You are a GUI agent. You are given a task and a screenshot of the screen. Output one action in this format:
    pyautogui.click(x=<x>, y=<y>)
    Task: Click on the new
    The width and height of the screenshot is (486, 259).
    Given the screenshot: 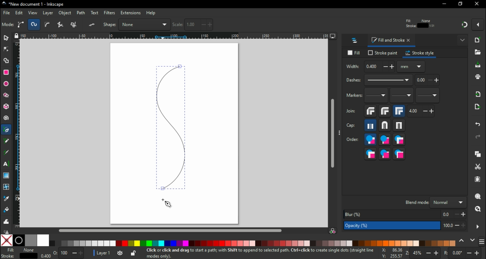 What is the action you would take?
    pyautogui.click(x=479, y=41)
    